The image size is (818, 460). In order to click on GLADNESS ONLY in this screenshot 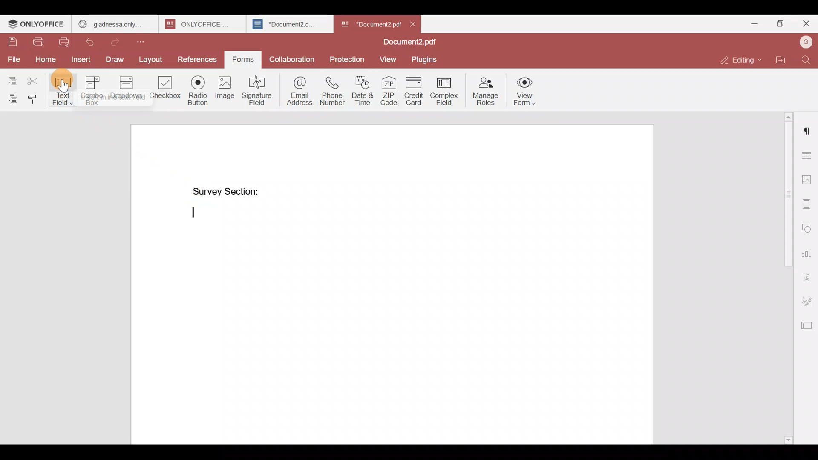, I will do `click(112, 22)`.